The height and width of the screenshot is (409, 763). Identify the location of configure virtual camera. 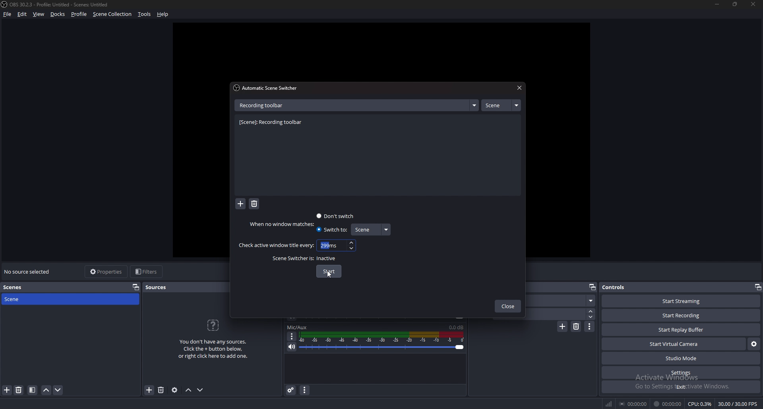
(754, 343).